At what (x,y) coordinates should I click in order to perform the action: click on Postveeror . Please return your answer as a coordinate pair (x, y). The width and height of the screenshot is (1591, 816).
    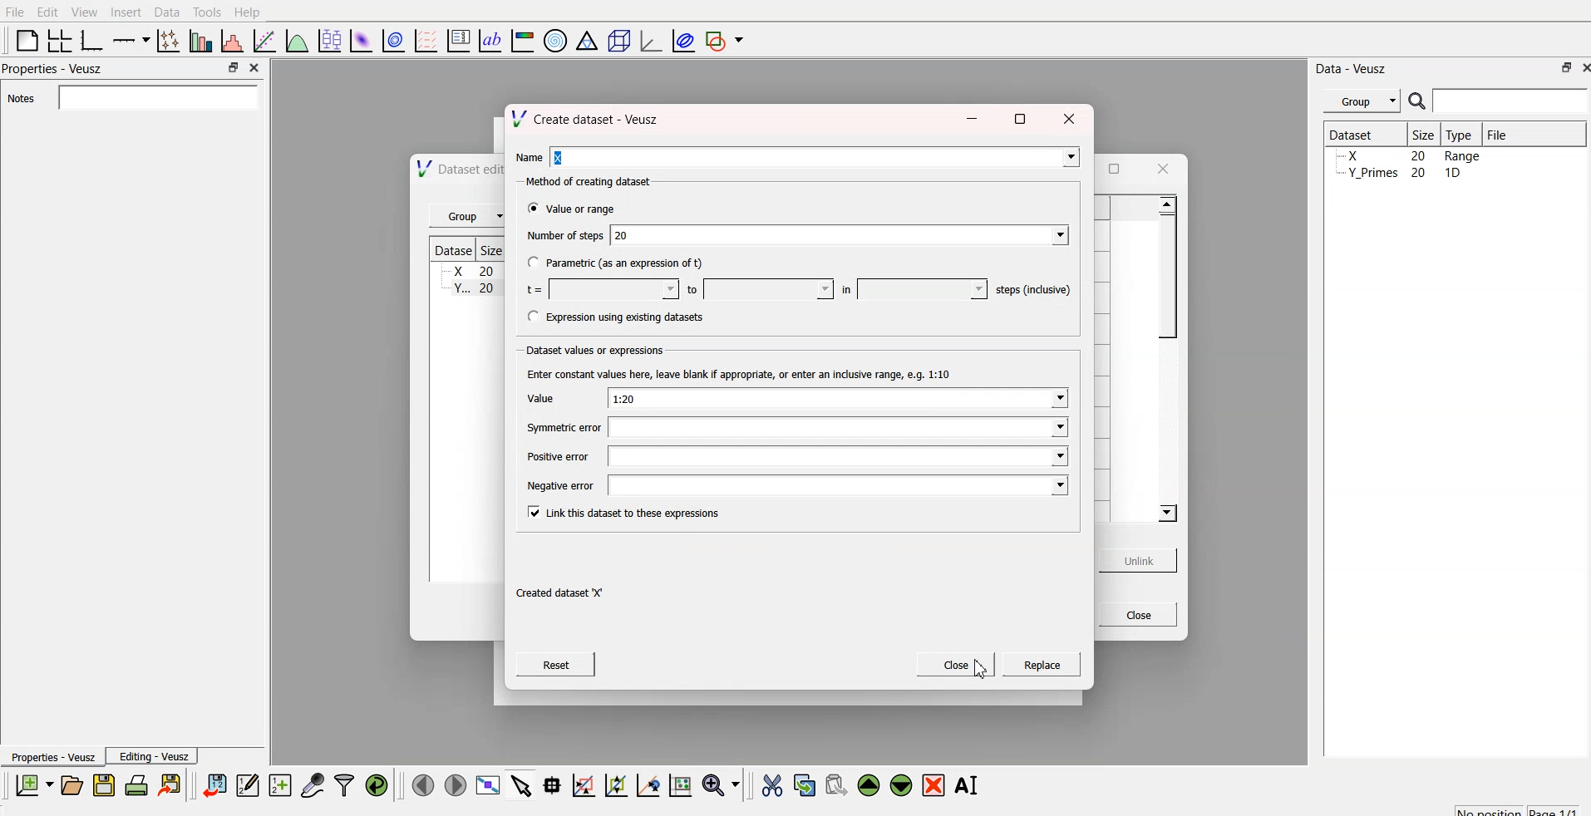
    Looking at the image, I should click on (791, 455).